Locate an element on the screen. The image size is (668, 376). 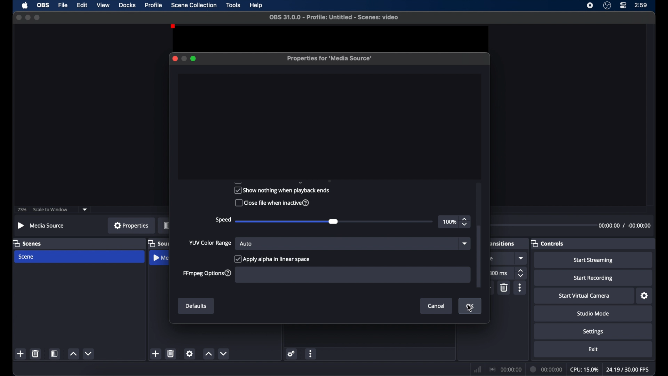
time is located at coordinates (641, 5).